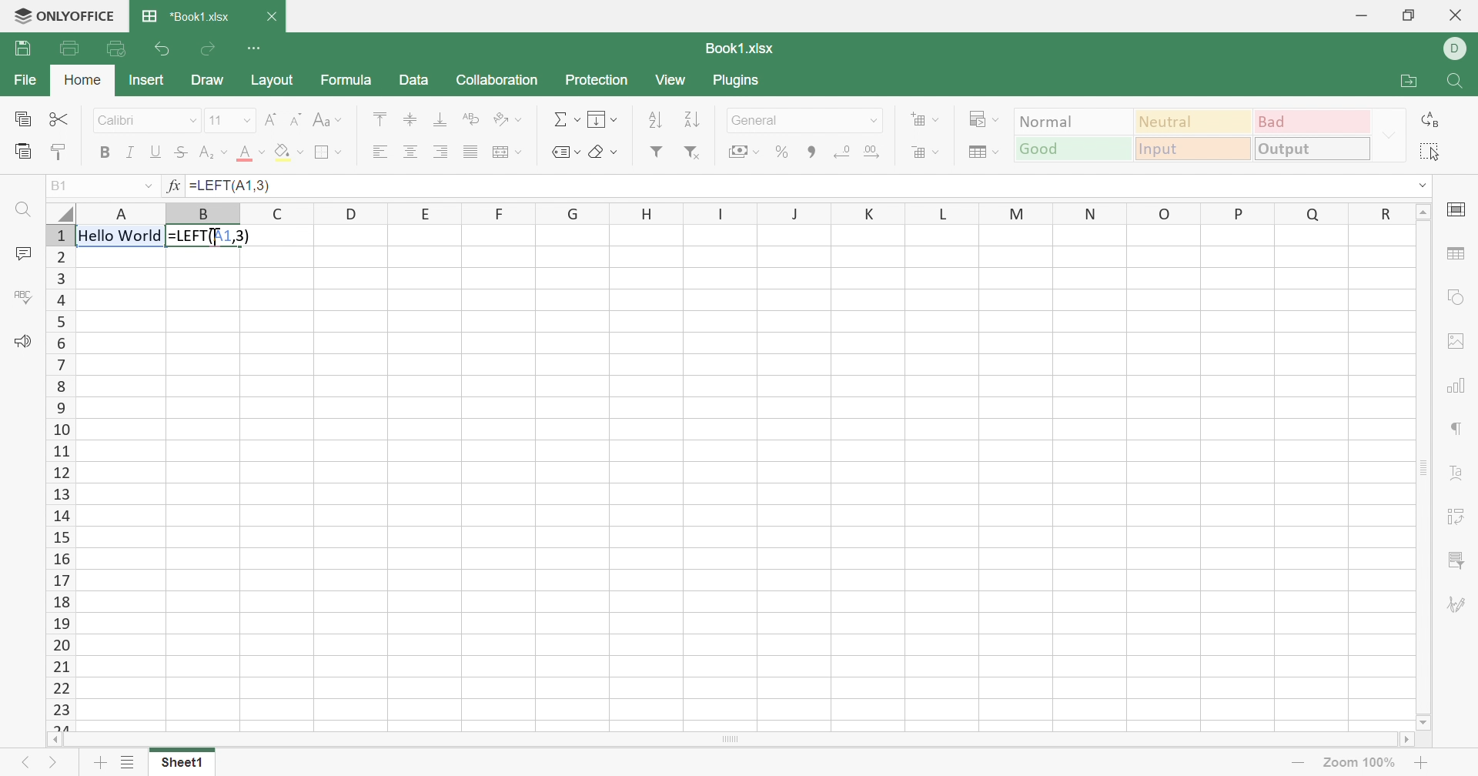 Image resolution: width=1478 pixels, height=776 pixels. What do you see at coordinates (28, 79) in the screenshot?
I see `File` at bounding box center [28, 79].